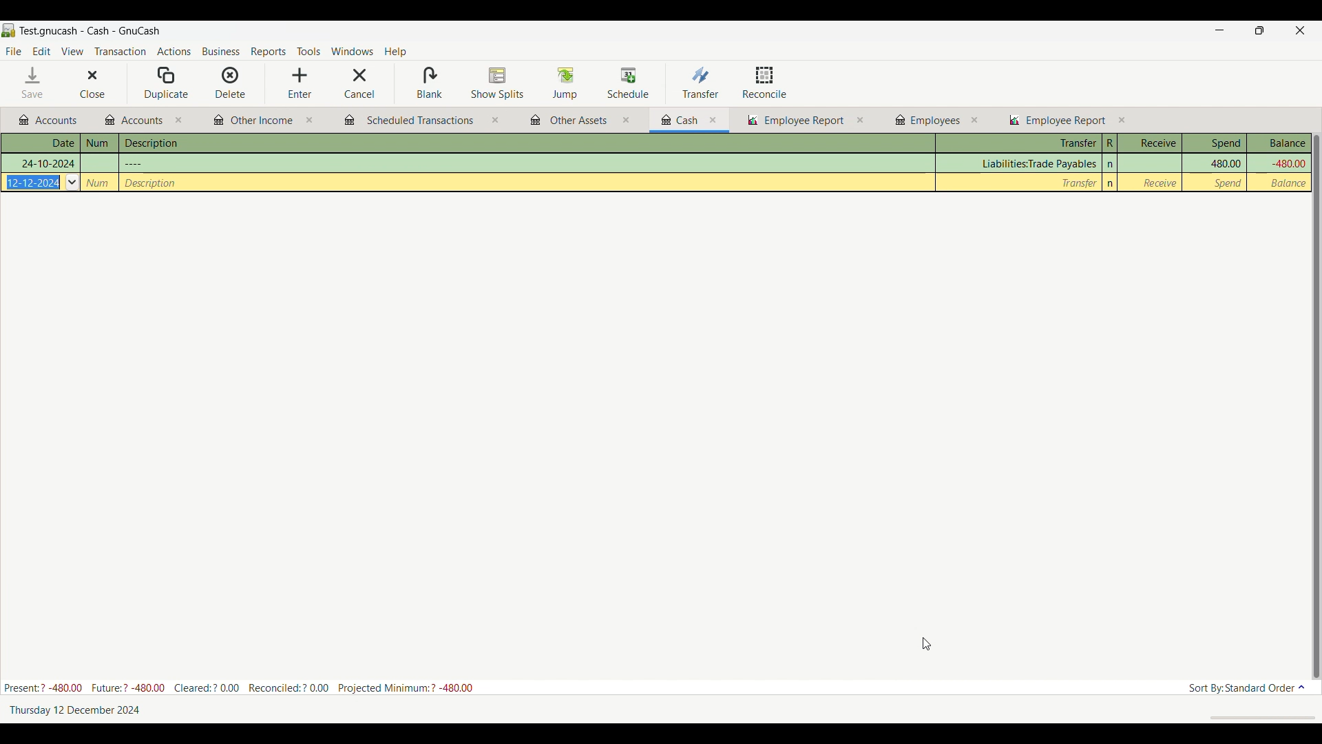  Describe the element at coordinates (33, 82) in the screenshot. I see `Save` at that location.